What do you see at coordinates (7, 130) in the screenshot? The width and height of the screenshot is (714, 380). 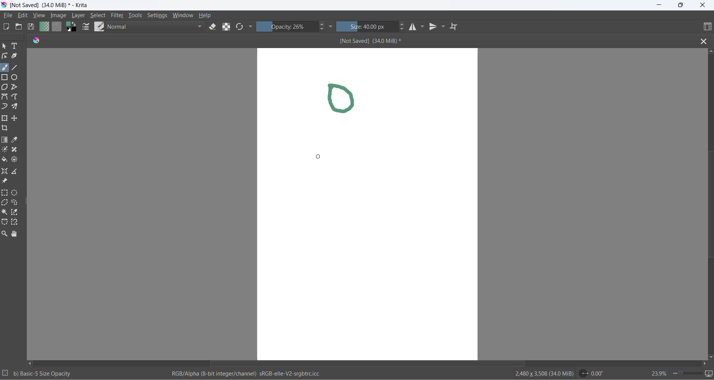 I see `crop an image to an area` at bounding box center [7, 130].